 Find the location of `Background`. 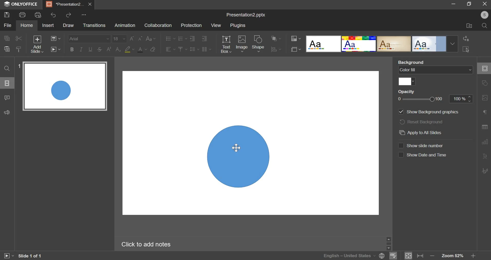

Background is located at coordinates (409, 62).